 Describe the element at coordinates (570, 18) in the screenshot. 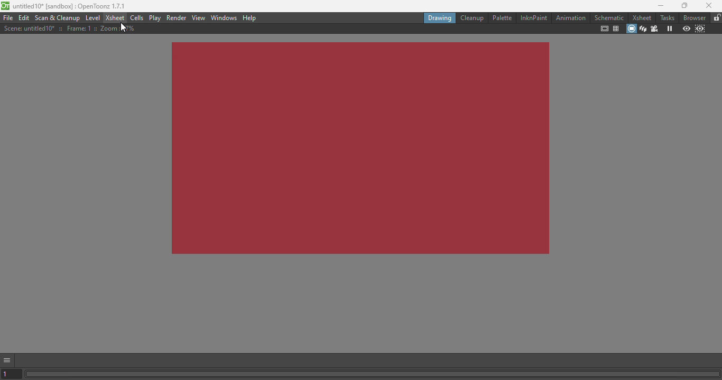

I see `Animation` at that location.